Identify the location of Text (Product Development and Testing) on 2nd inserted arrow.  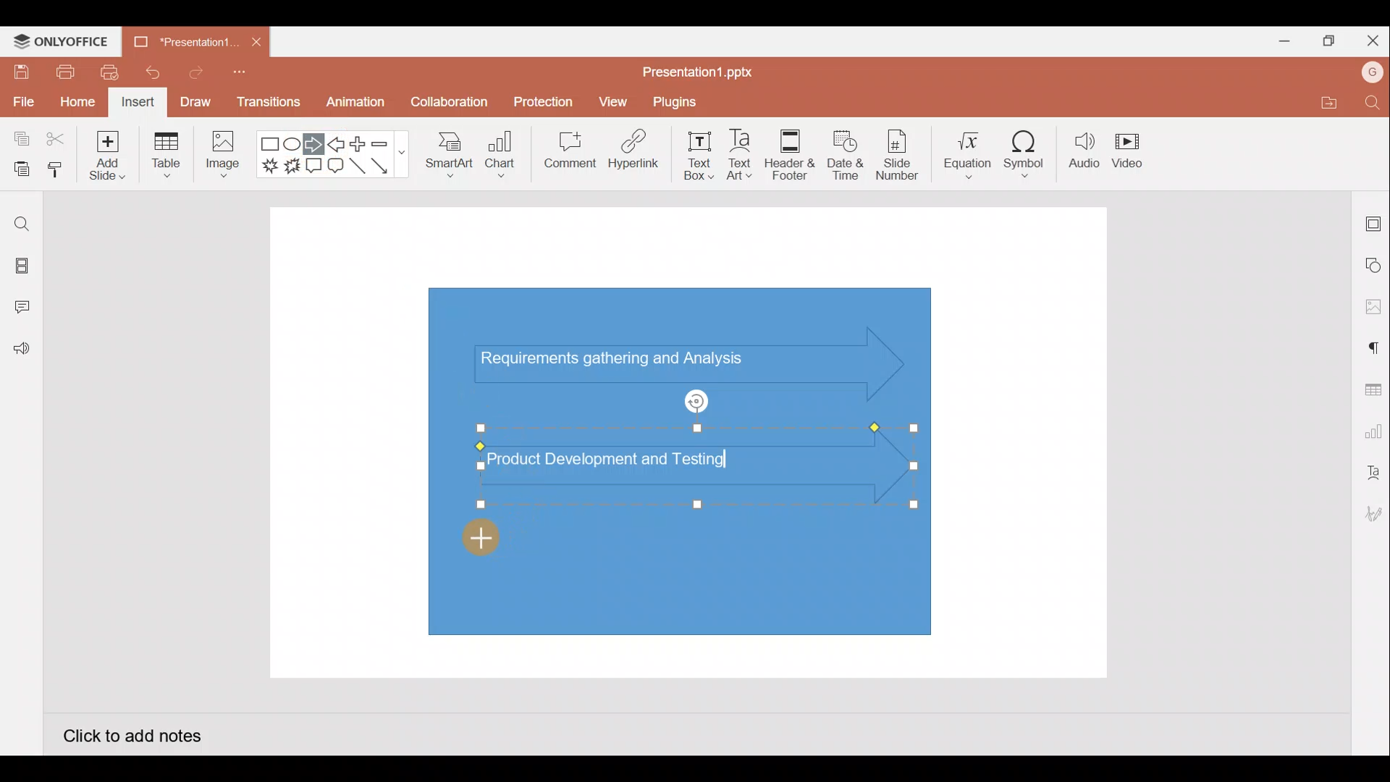
(621, 458).